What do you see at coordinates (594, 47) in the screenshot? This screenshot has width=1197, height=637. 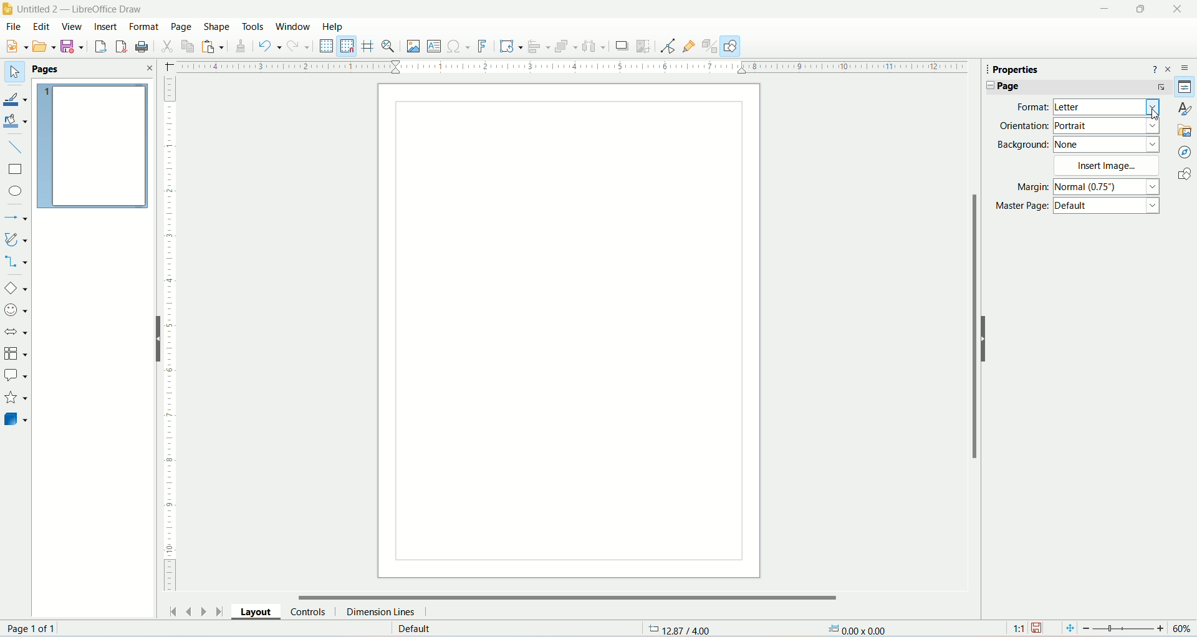 I see `select atleast three objects to distribute` at bounding box center [594, 47].